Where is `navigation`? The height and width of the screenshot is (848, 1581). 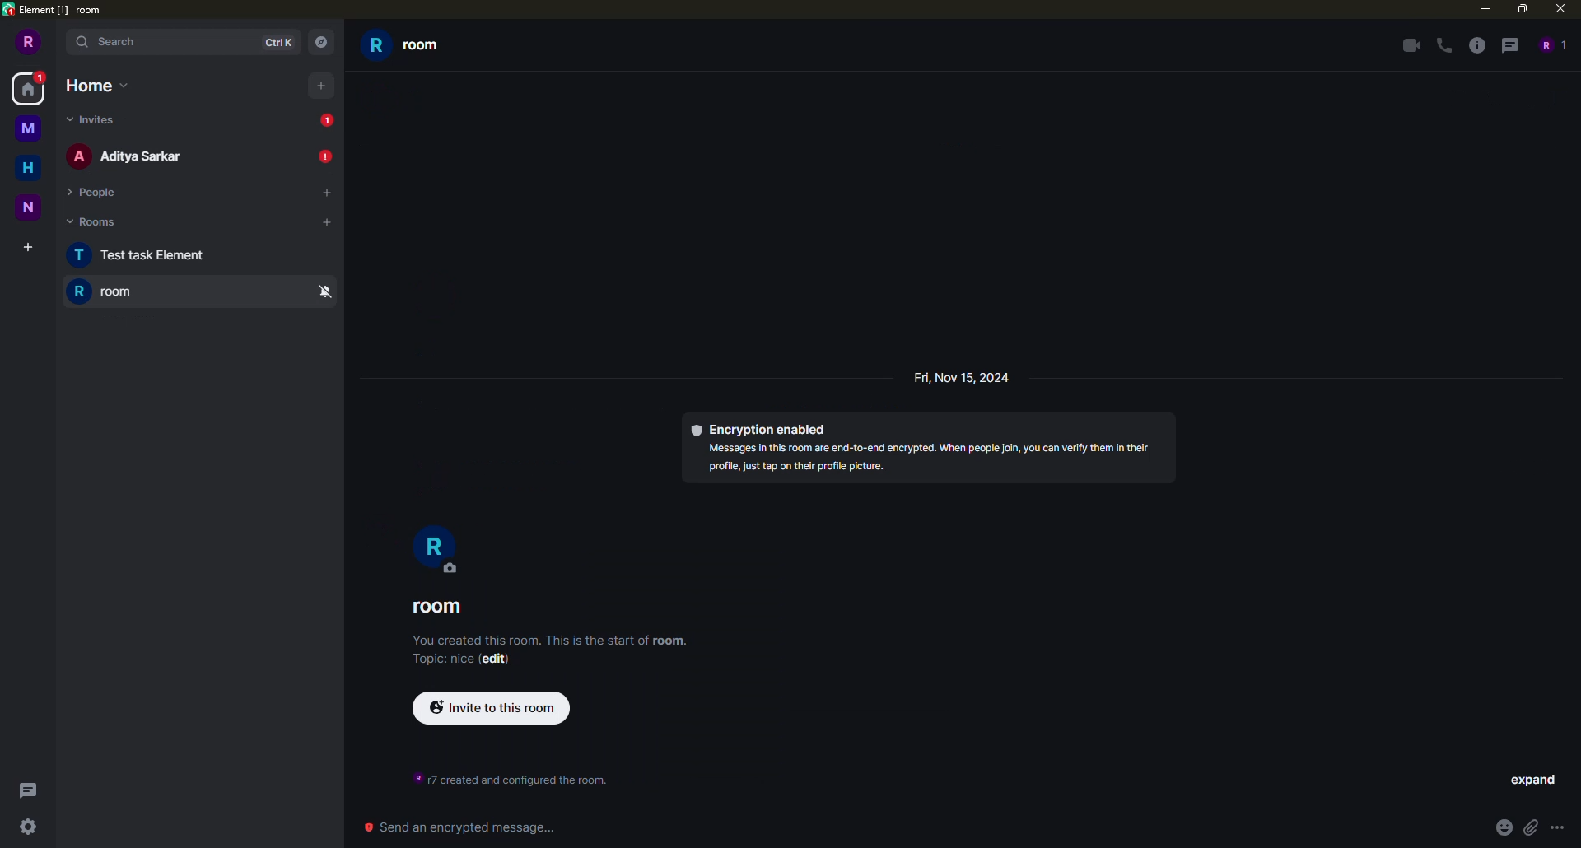
navigation is located at coordinates (320, 43).